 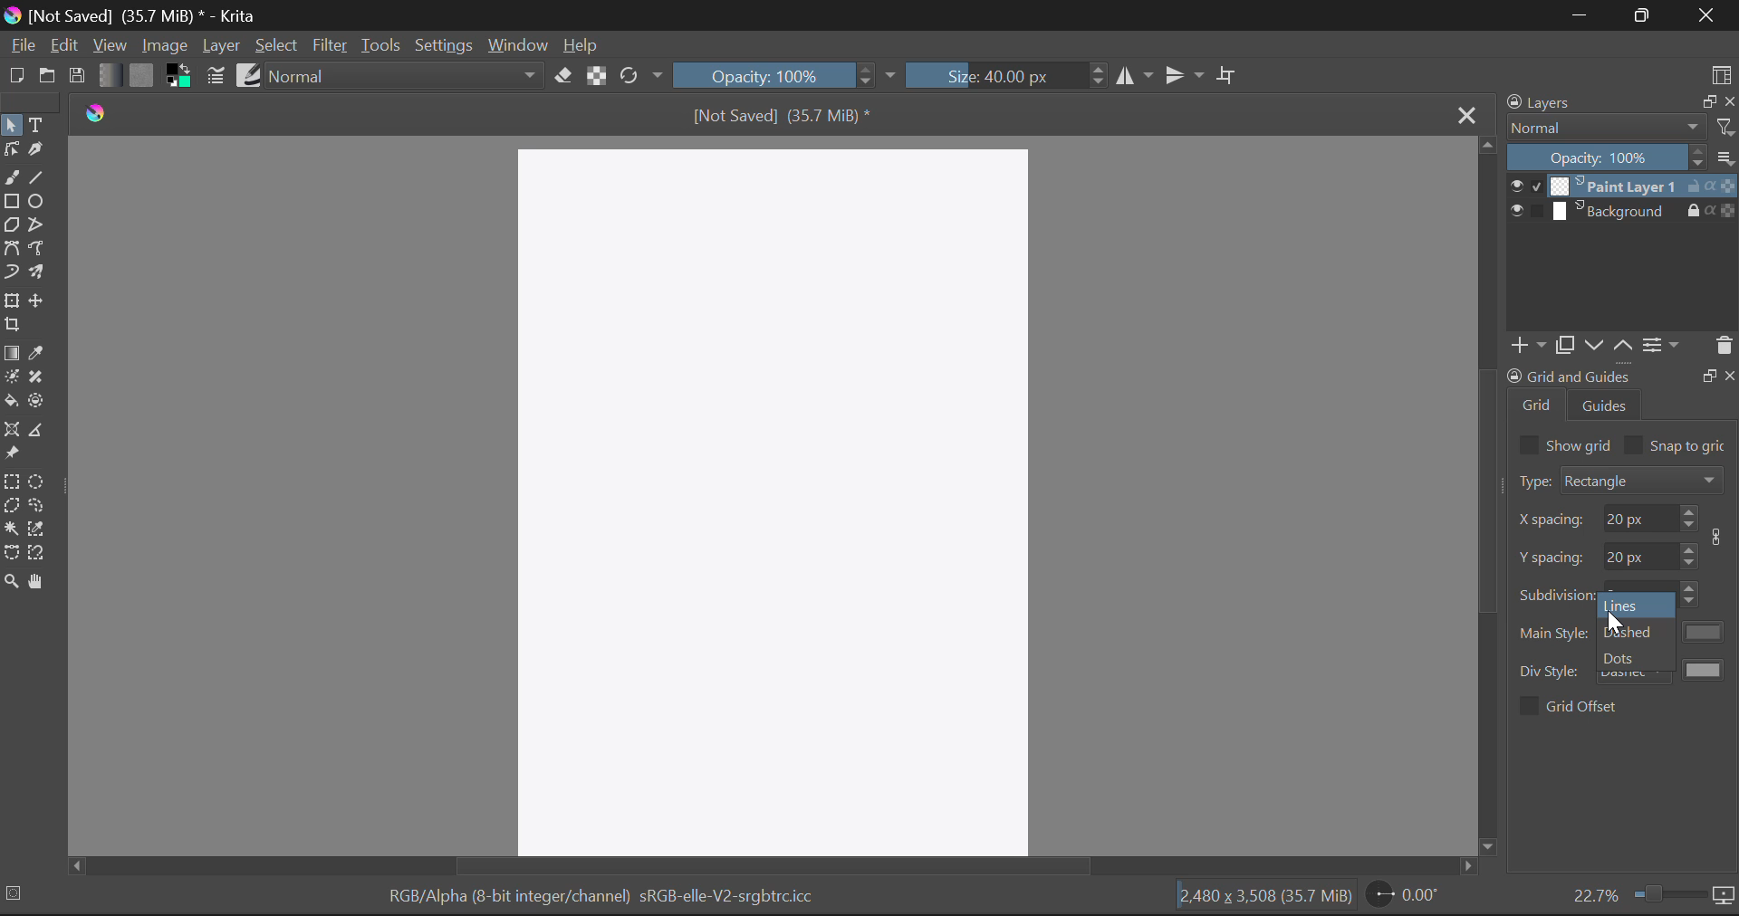 What do you see at coordinates (1538, 405) in the screenshot?
I see `grid` at bounding box center [1538, 405].